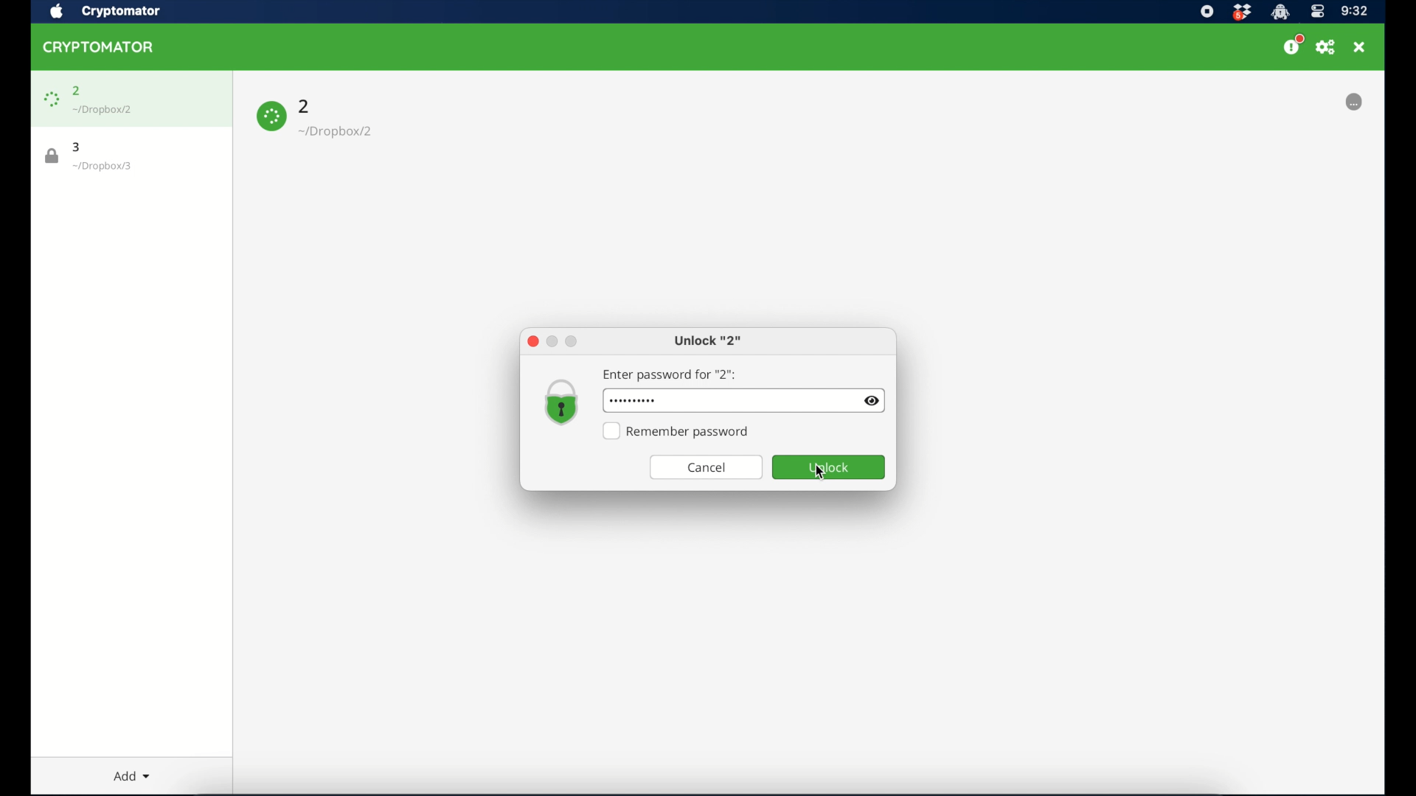 Image resolution: width=1416 pixels, height=796 pixels. Describe the element at coordinates (1318, 12) in the screenshot. I see `control center` at that location.